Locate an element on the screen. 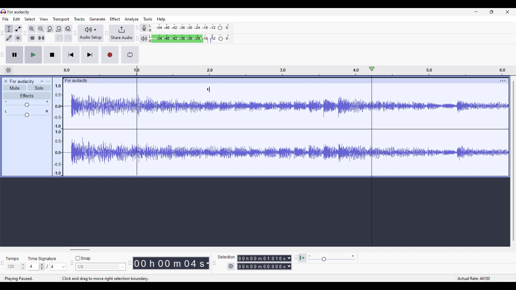 The width and height of the screenshot is (516, 290). Envelop tool is located at coordinates (18, 29).